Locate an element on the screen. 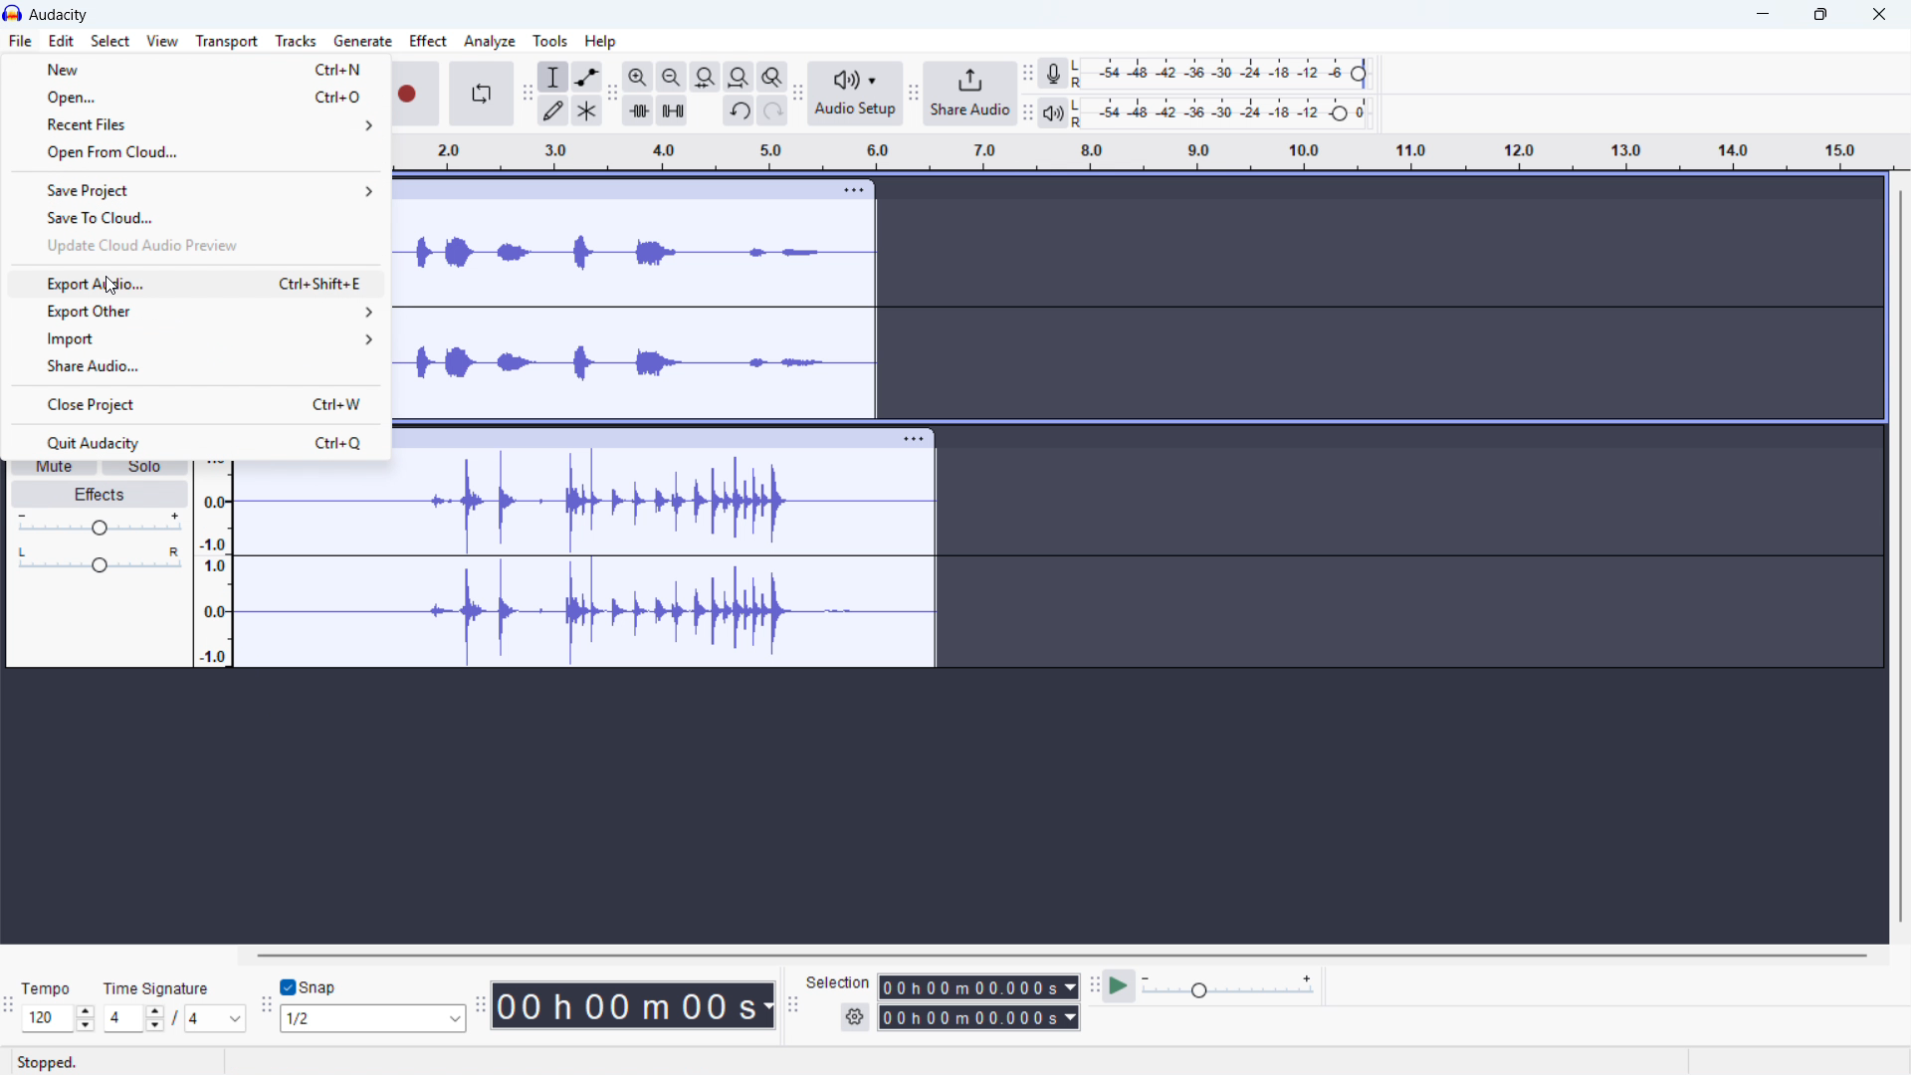 This screenshot has width=1911, height=1075. Envelope tool  is located at coordinates (587, 77).